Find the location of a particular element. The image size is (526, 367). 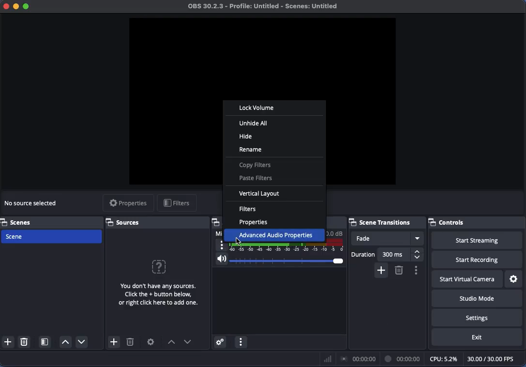

Mic/Aux is located at coordinates (288, 245).